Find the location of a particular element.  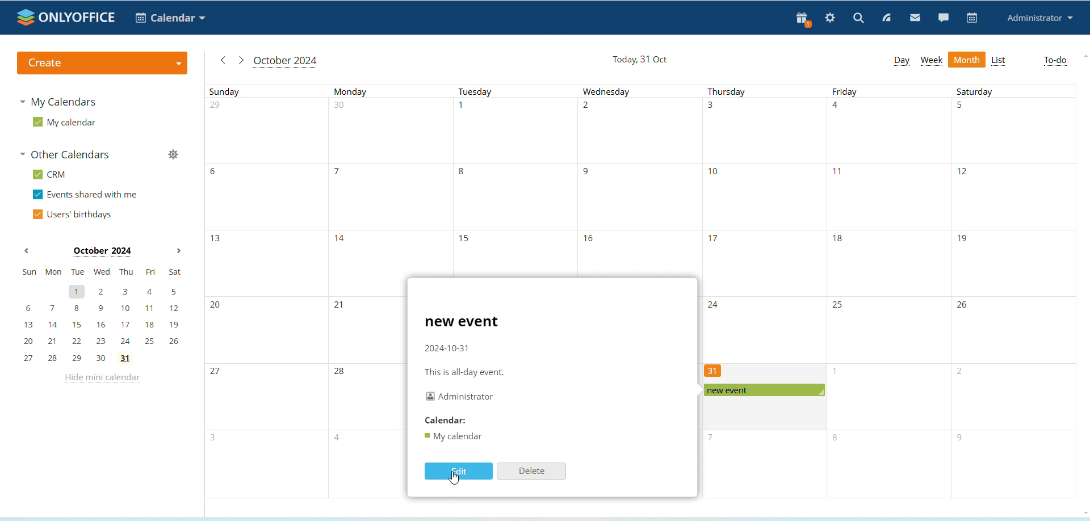

month on display is located at coordinates (102, 252).